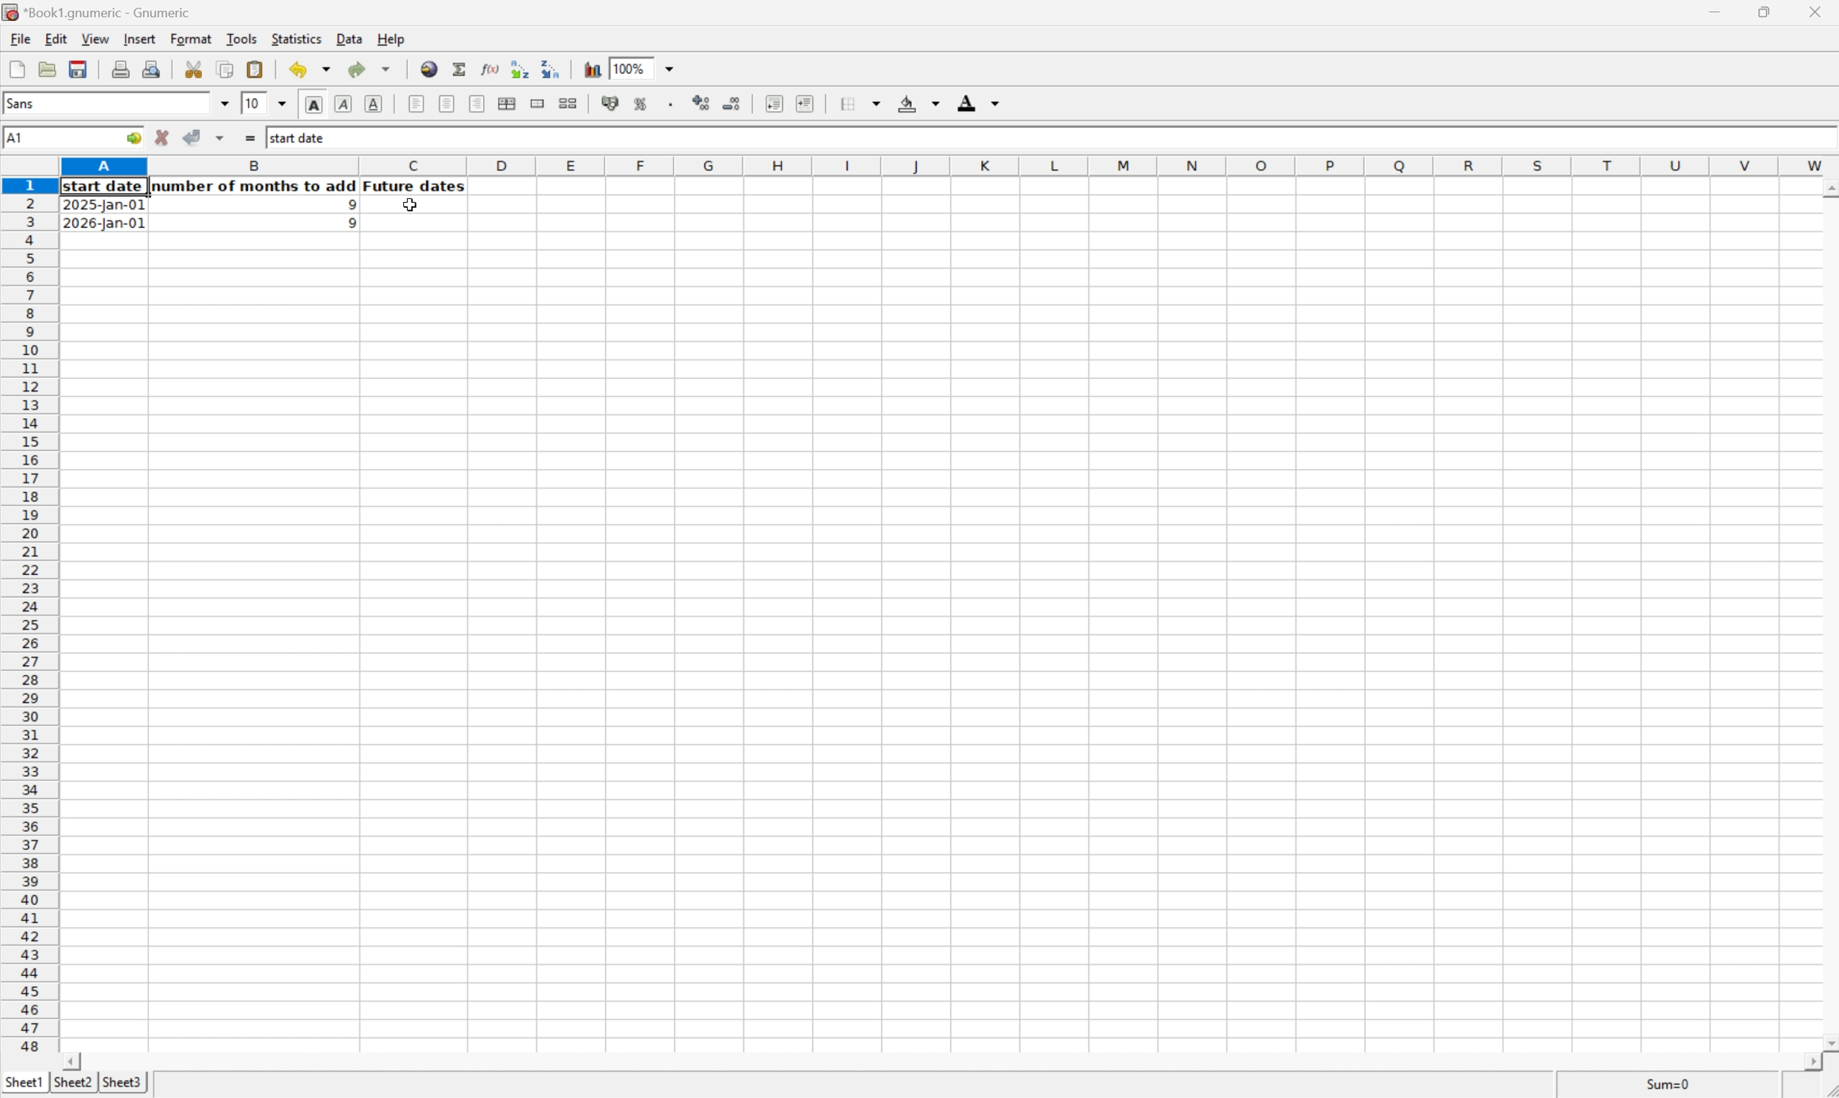  What do you see at coordinates (95, 38) in the screenshot?
I see `View` at bounding box center [95, 38].